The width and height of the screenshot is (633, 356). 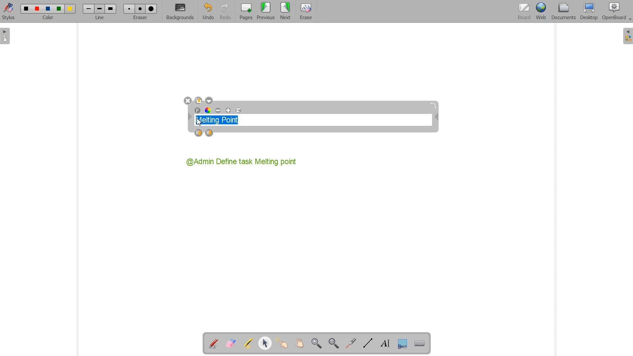 I want to click on Redo, so click(x=225, y=11).